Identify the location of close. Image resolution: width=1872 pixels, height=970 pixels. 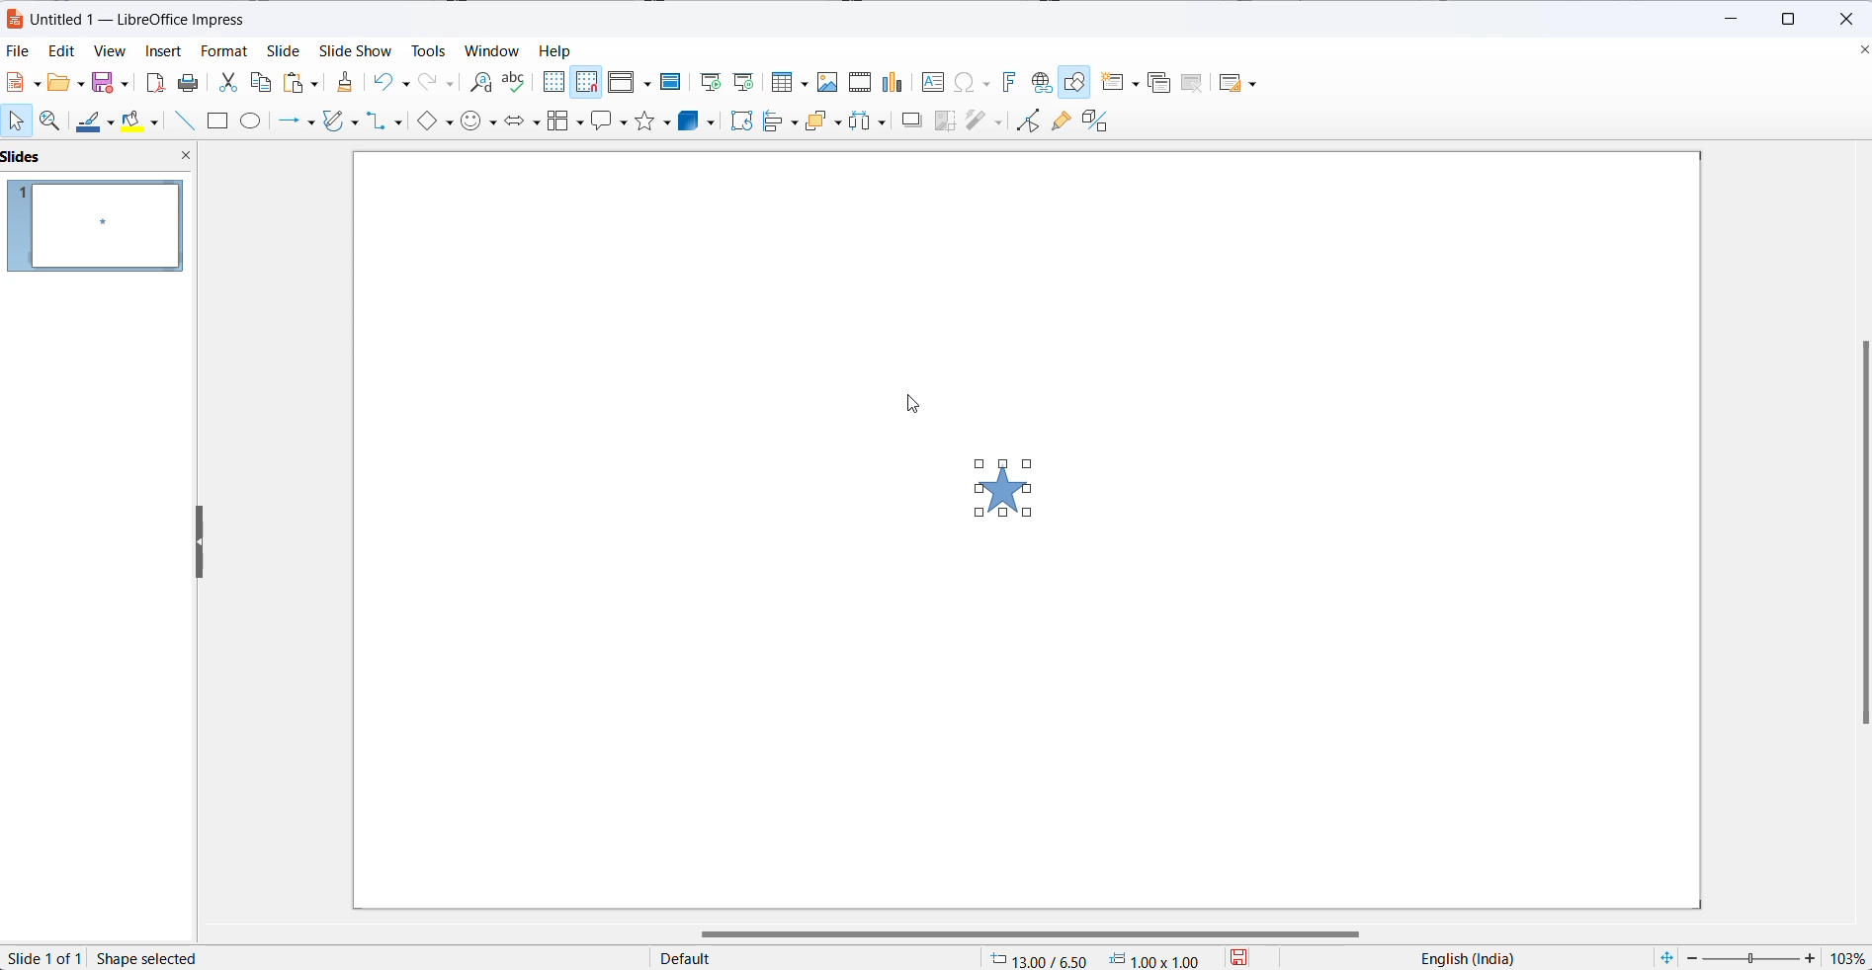
(1851, 20).